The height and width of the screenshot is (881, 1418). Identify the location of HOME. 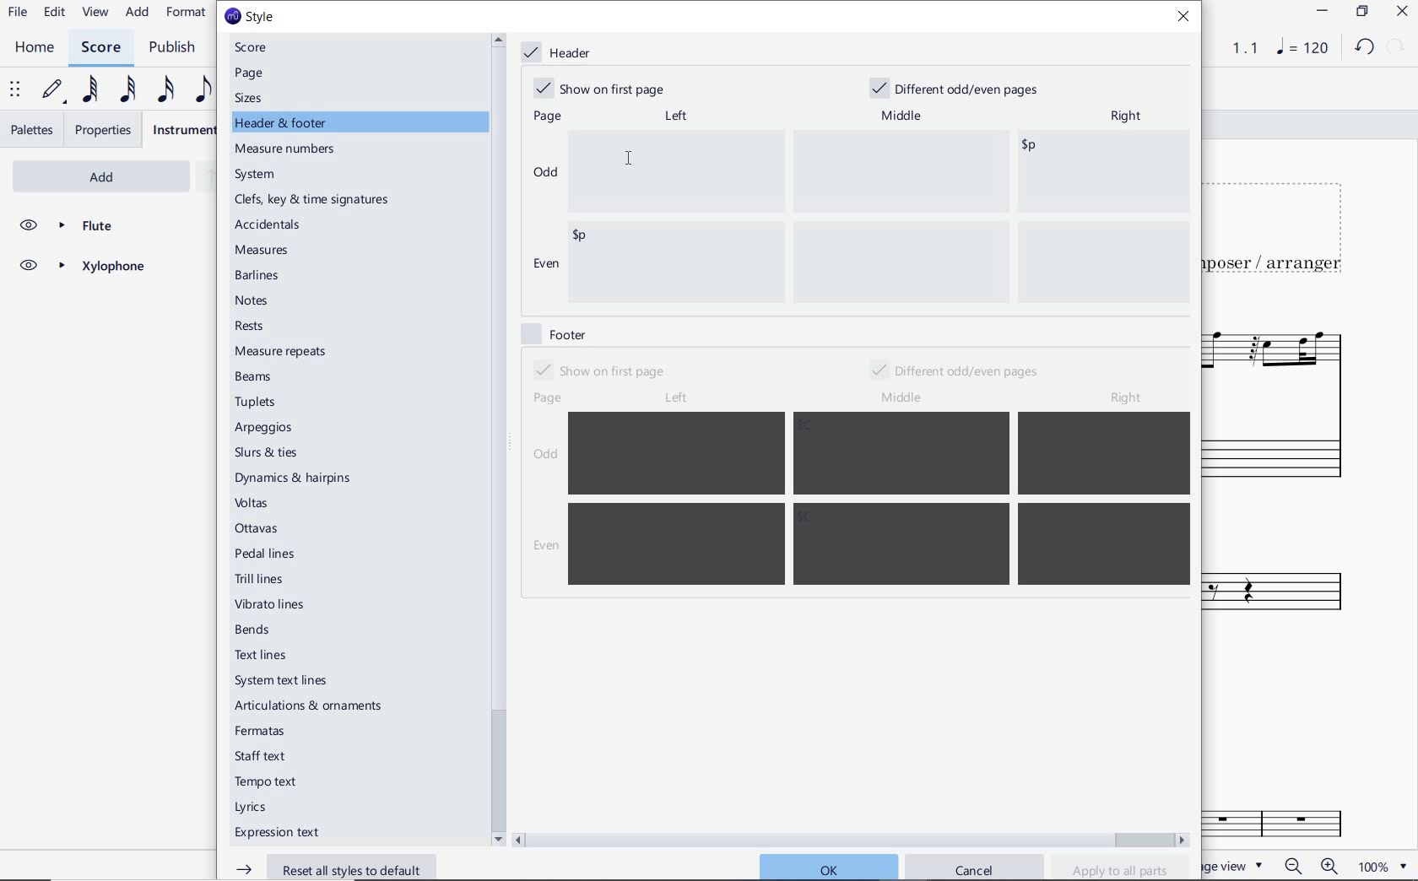
(35, 48).